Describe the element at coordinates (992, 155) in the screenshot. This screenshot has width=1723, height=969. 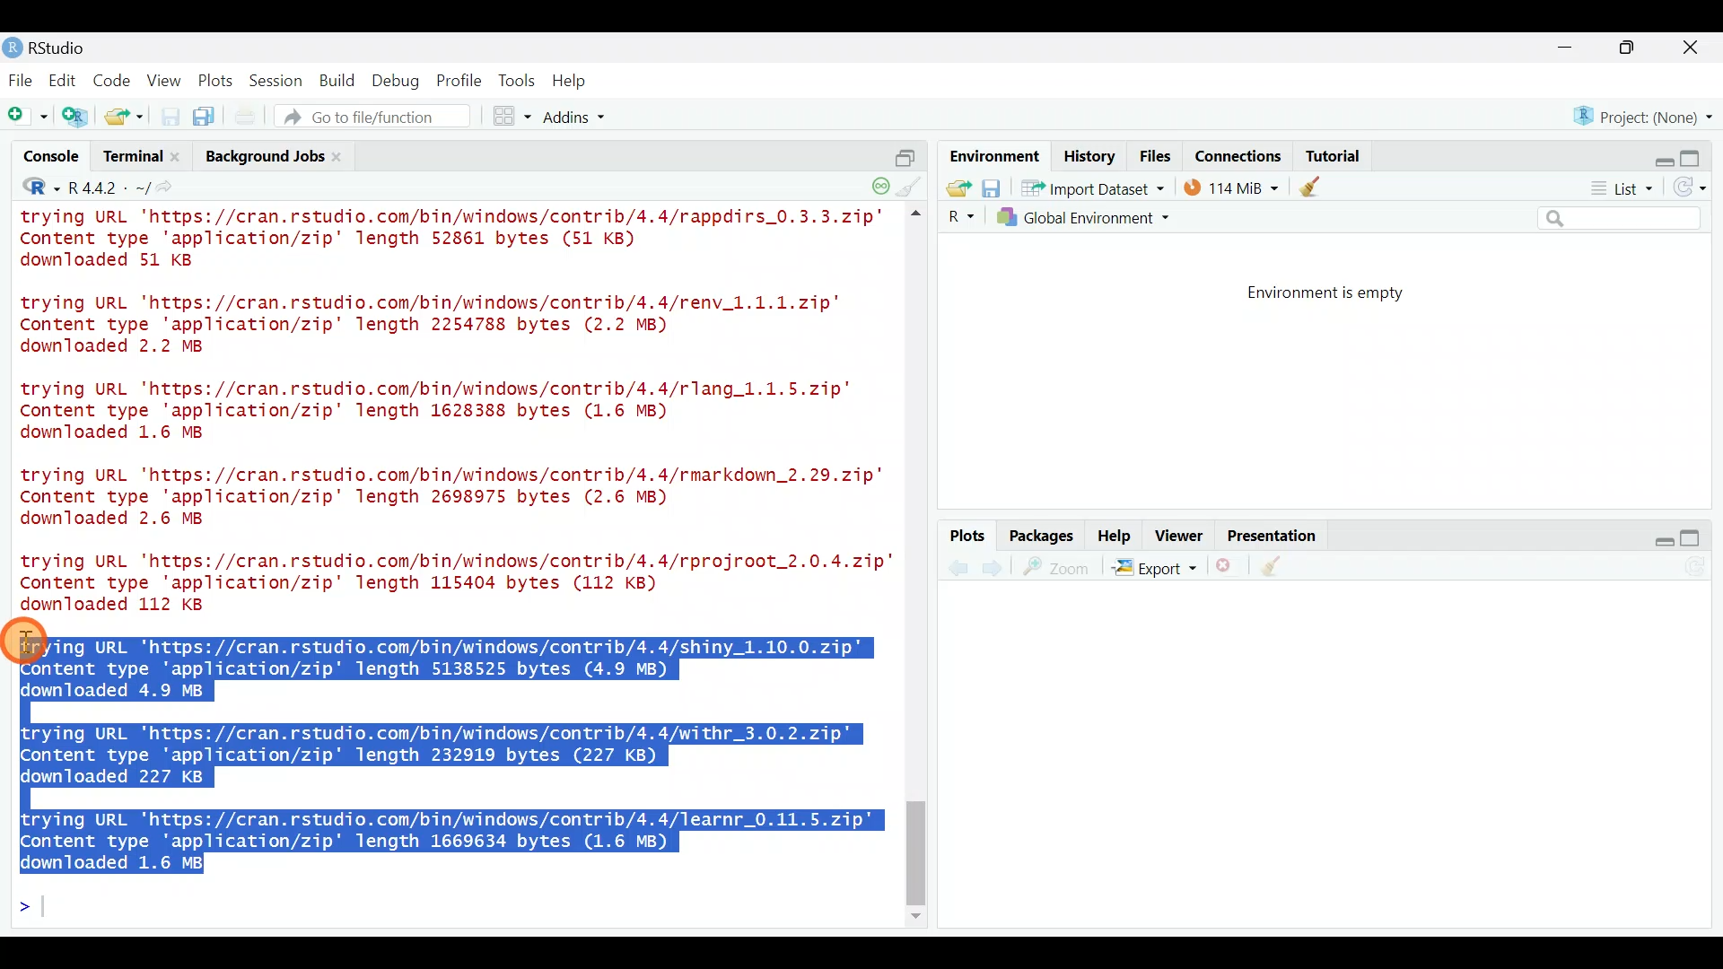
I see `Environment` at that location.